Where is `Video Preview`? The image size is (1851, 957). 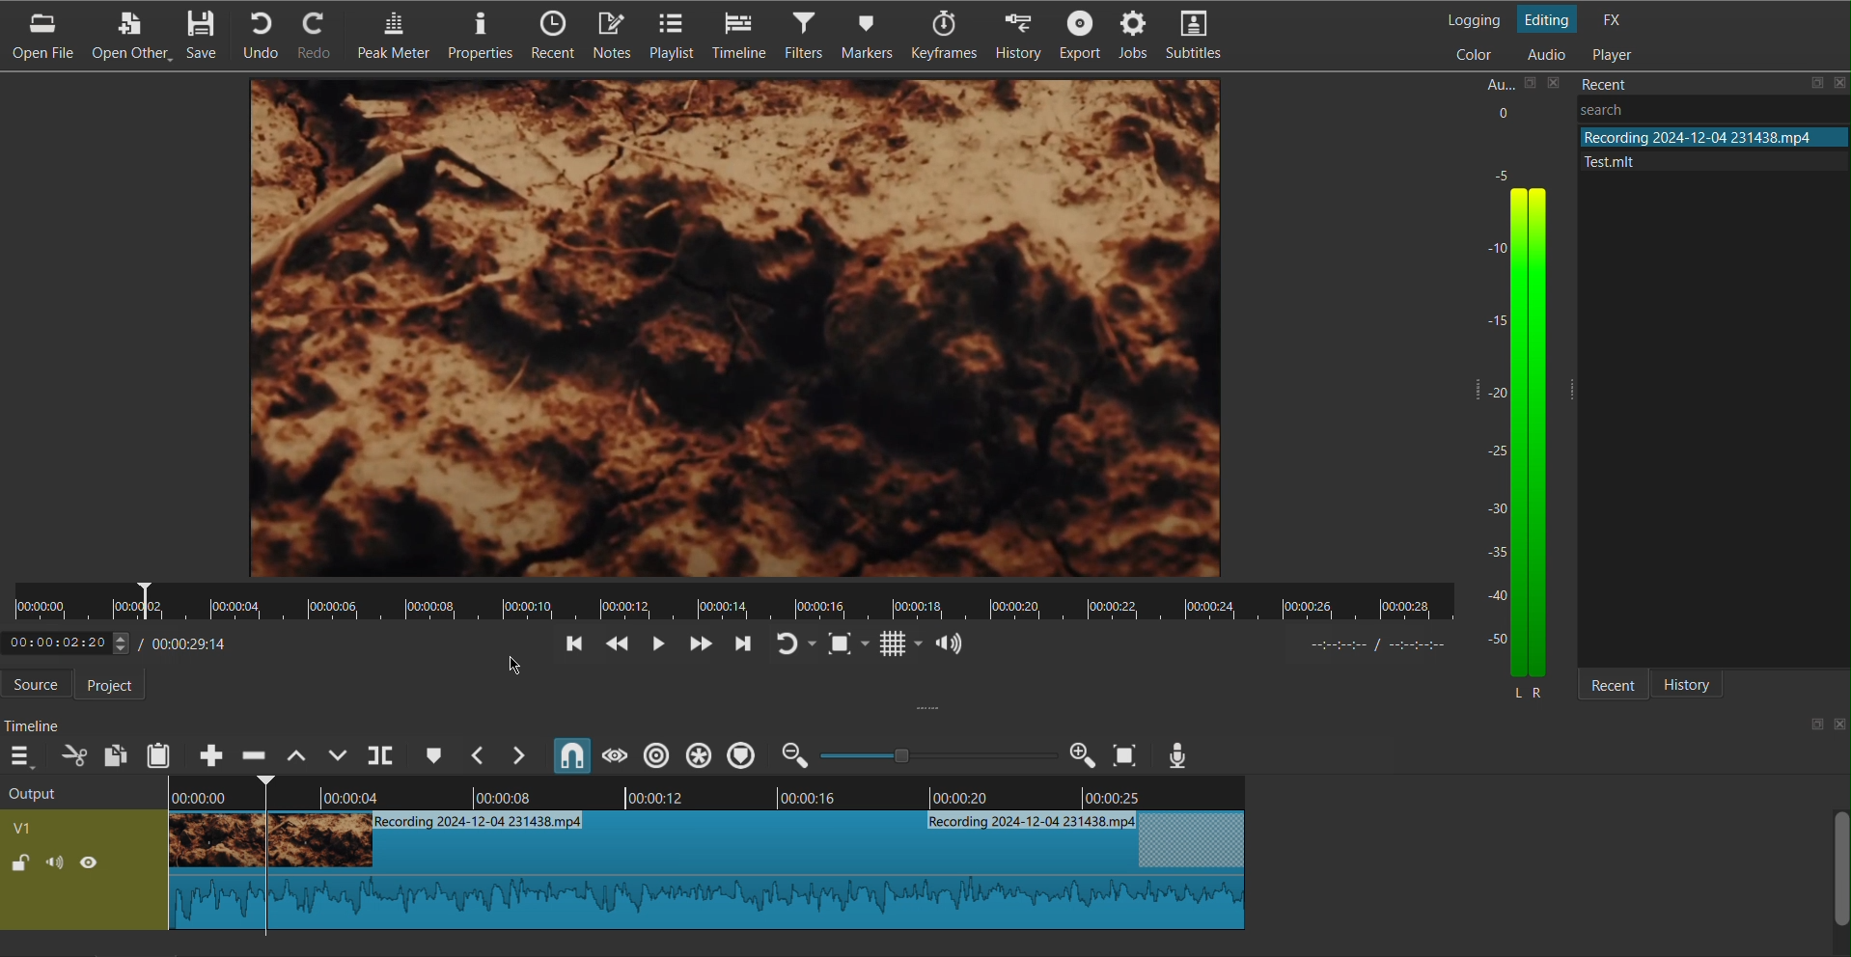 Video Preview is located at coordinates (738, 331).